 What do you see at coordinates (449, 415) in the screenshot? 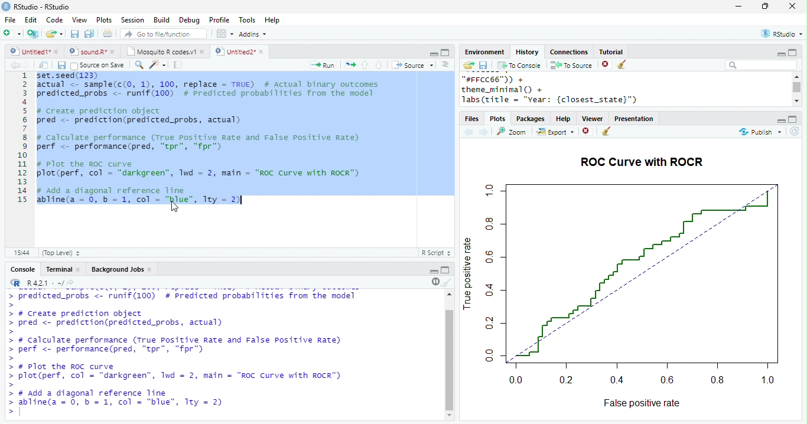
I see `scroll down` at bounding box center [449, 415].